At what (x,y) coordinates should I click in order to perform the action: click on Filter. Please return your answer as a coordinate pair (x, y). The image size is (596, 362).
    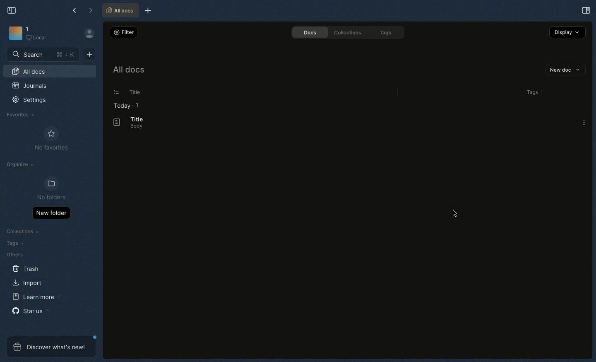
    Looking at the image, I should click on (123, 32).